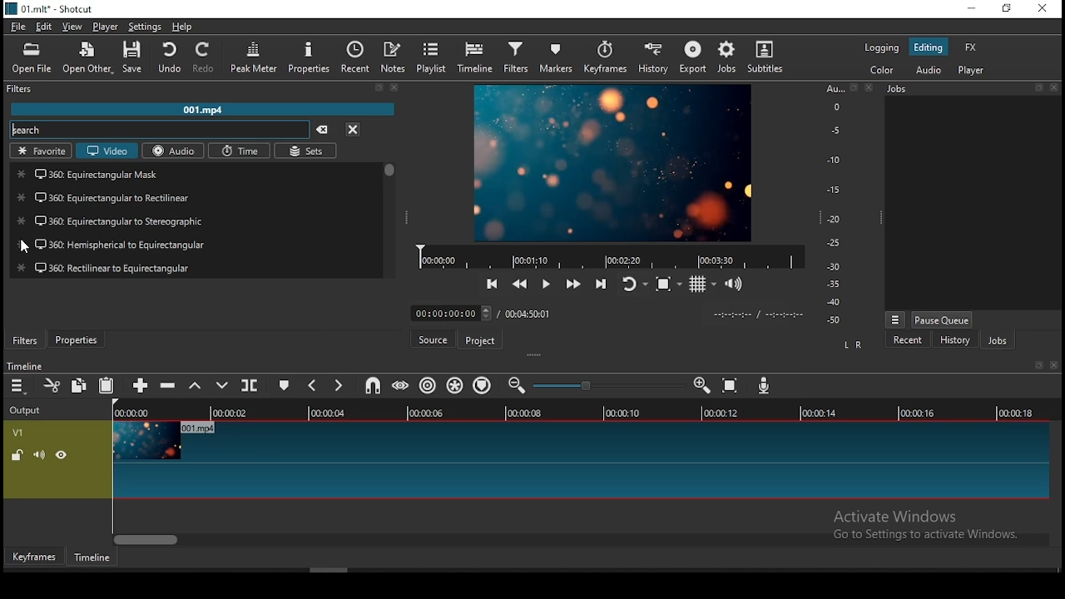 The image size is (1065, 599). Describe the element at coordinates (52, 384) in the screenshot. I see `cut` at that location.